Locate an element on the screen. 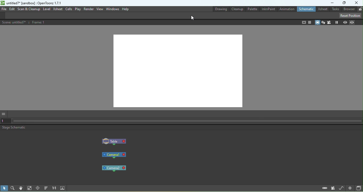 This screenshot has height=192, width=363. Table is located at coordinates (114, 142).